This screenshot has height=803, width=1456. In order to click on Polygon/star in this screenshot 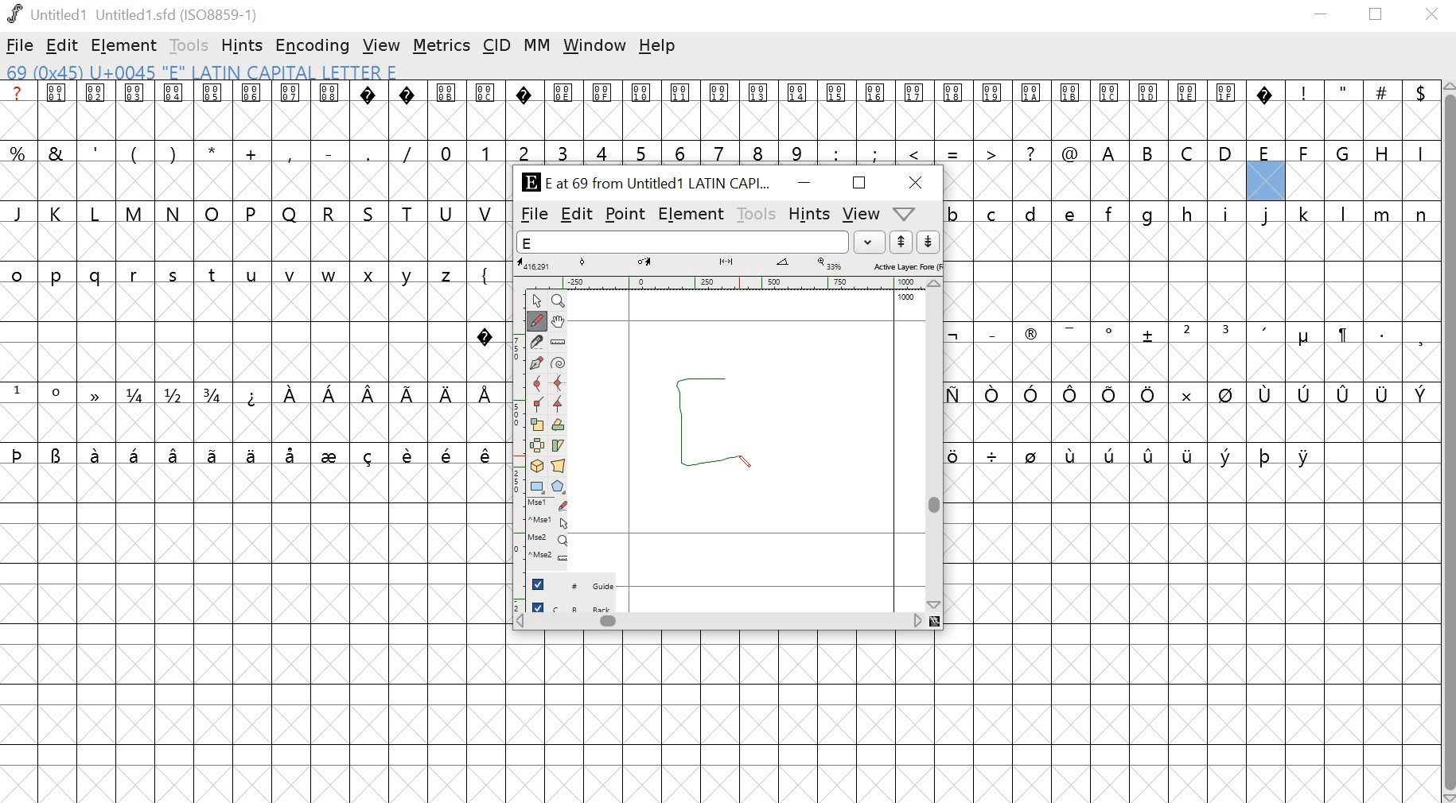, I will do `click(556, 487)`.